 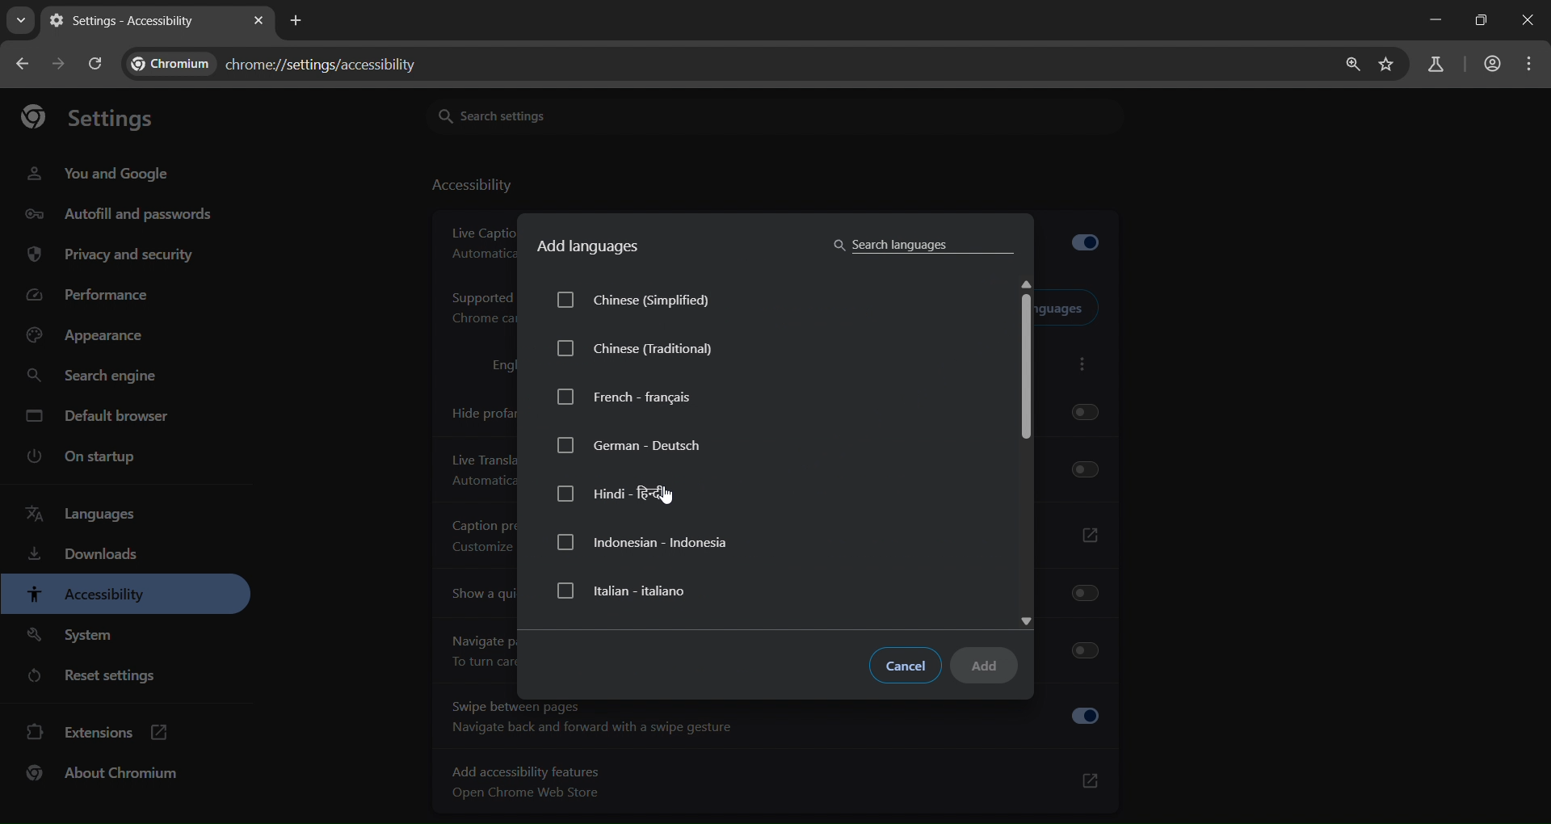 I want to click on accessibility, so click(x=86, y=595).